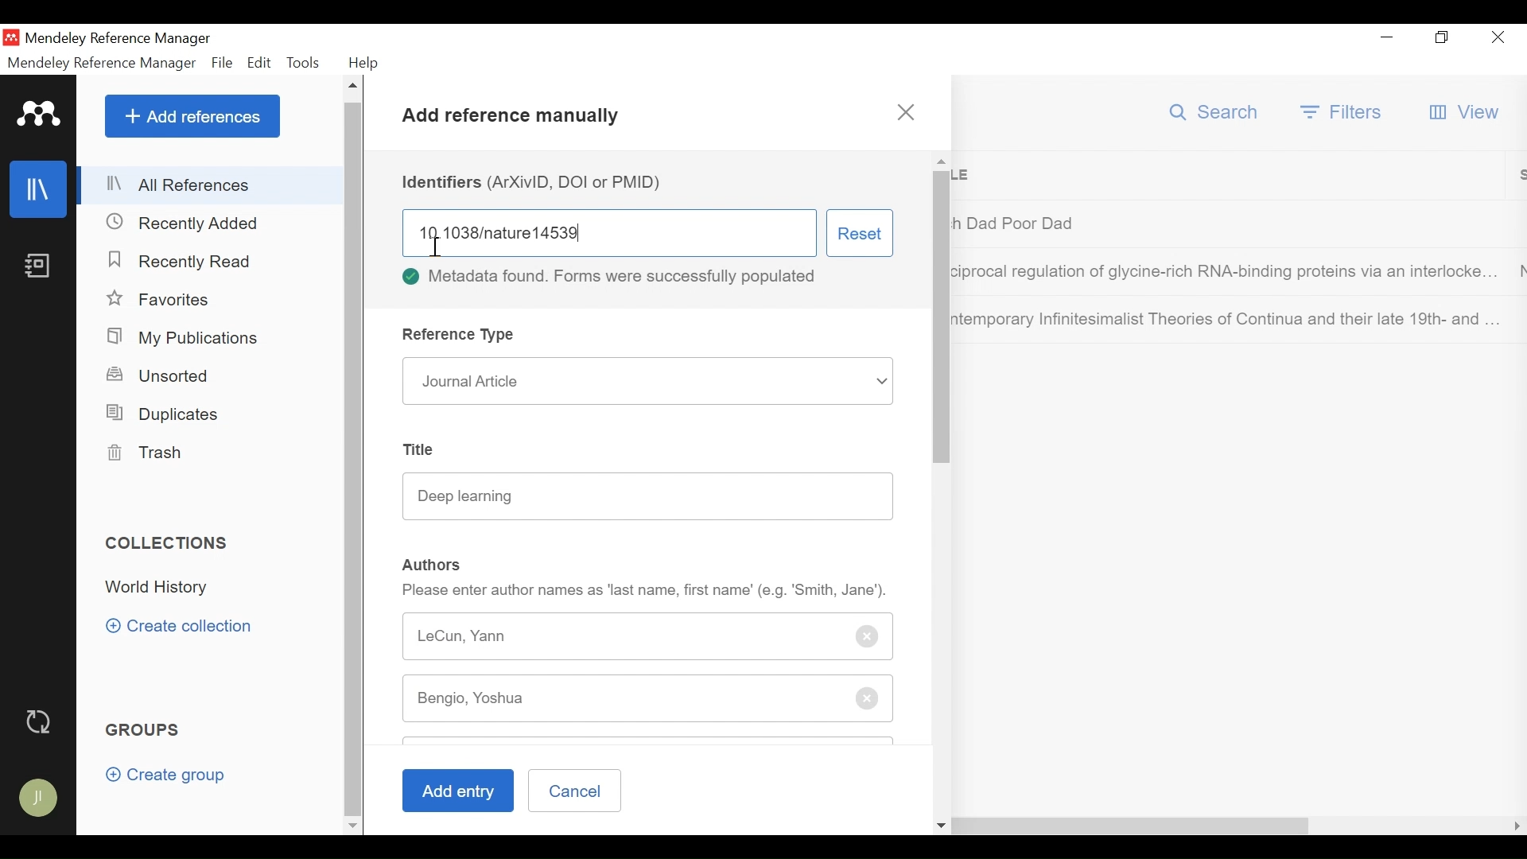 The image size is (1527, 859). What do you see at coordinates (164, 589) in the screenshot?
I see `Collection` at bounding box center [164, 589].